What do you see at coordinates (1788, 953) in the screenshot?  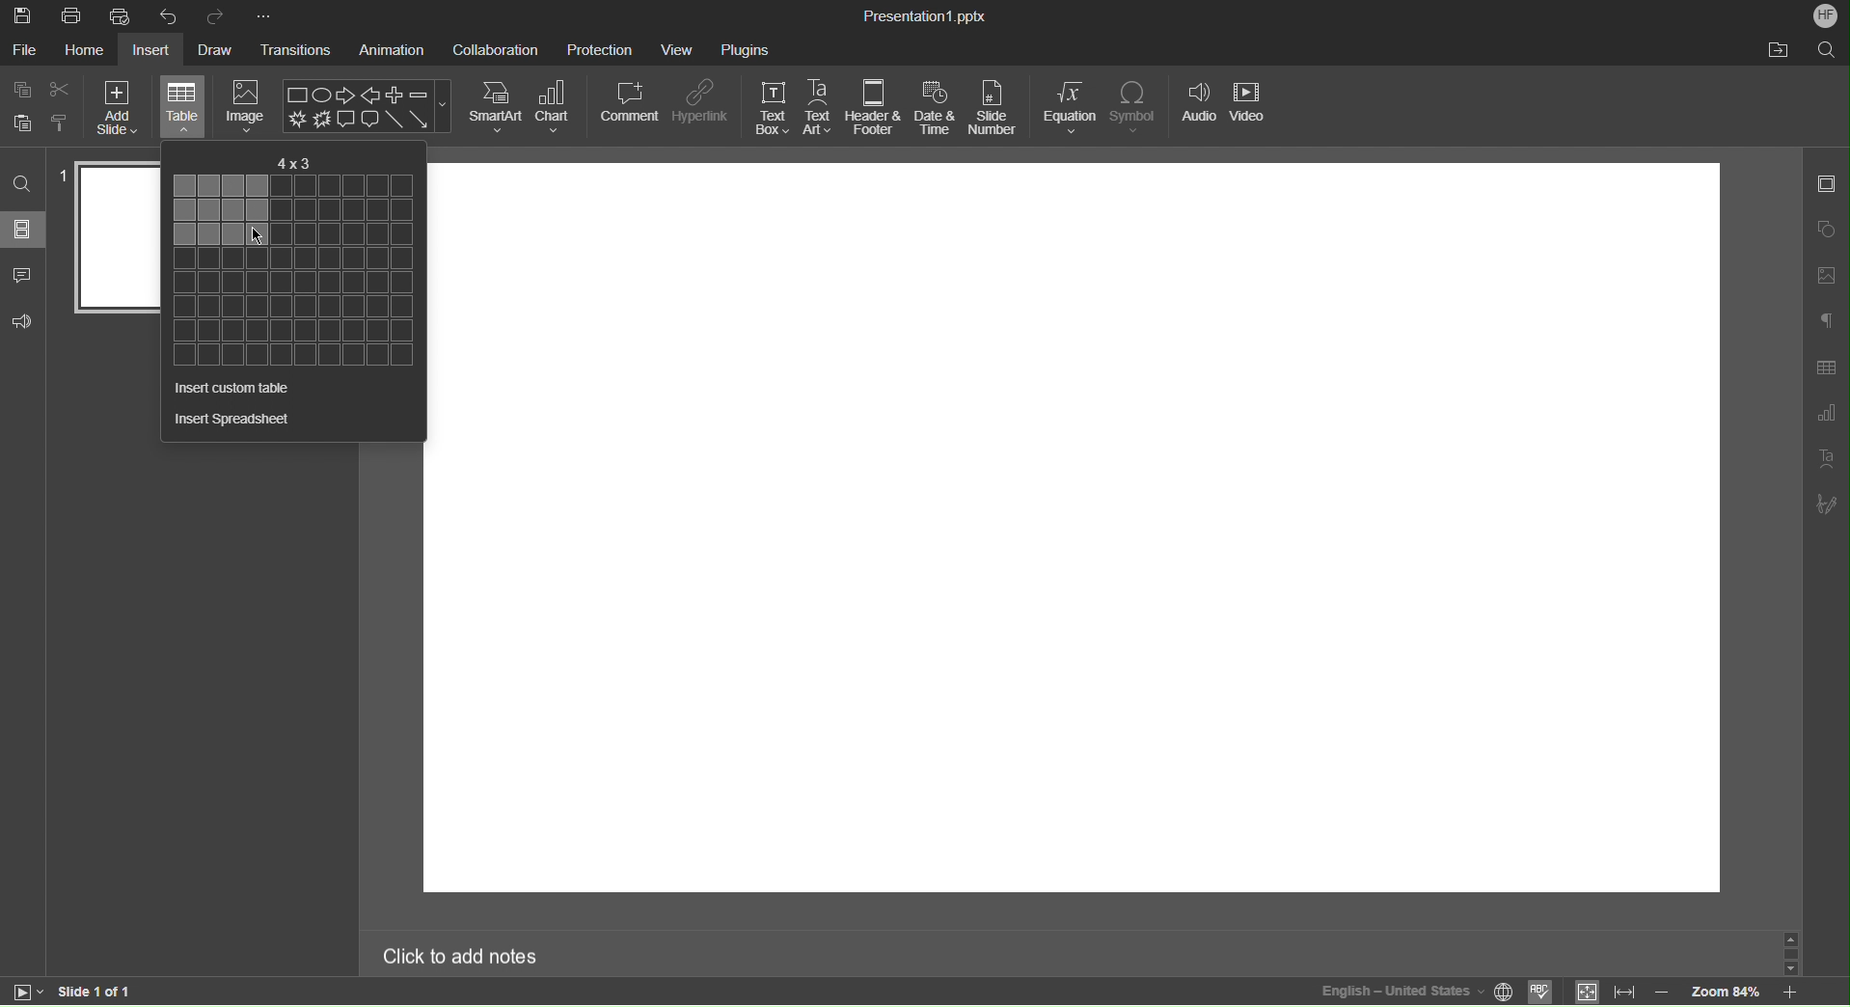 I see `scroll bar` at bounding box center [1788, 953].